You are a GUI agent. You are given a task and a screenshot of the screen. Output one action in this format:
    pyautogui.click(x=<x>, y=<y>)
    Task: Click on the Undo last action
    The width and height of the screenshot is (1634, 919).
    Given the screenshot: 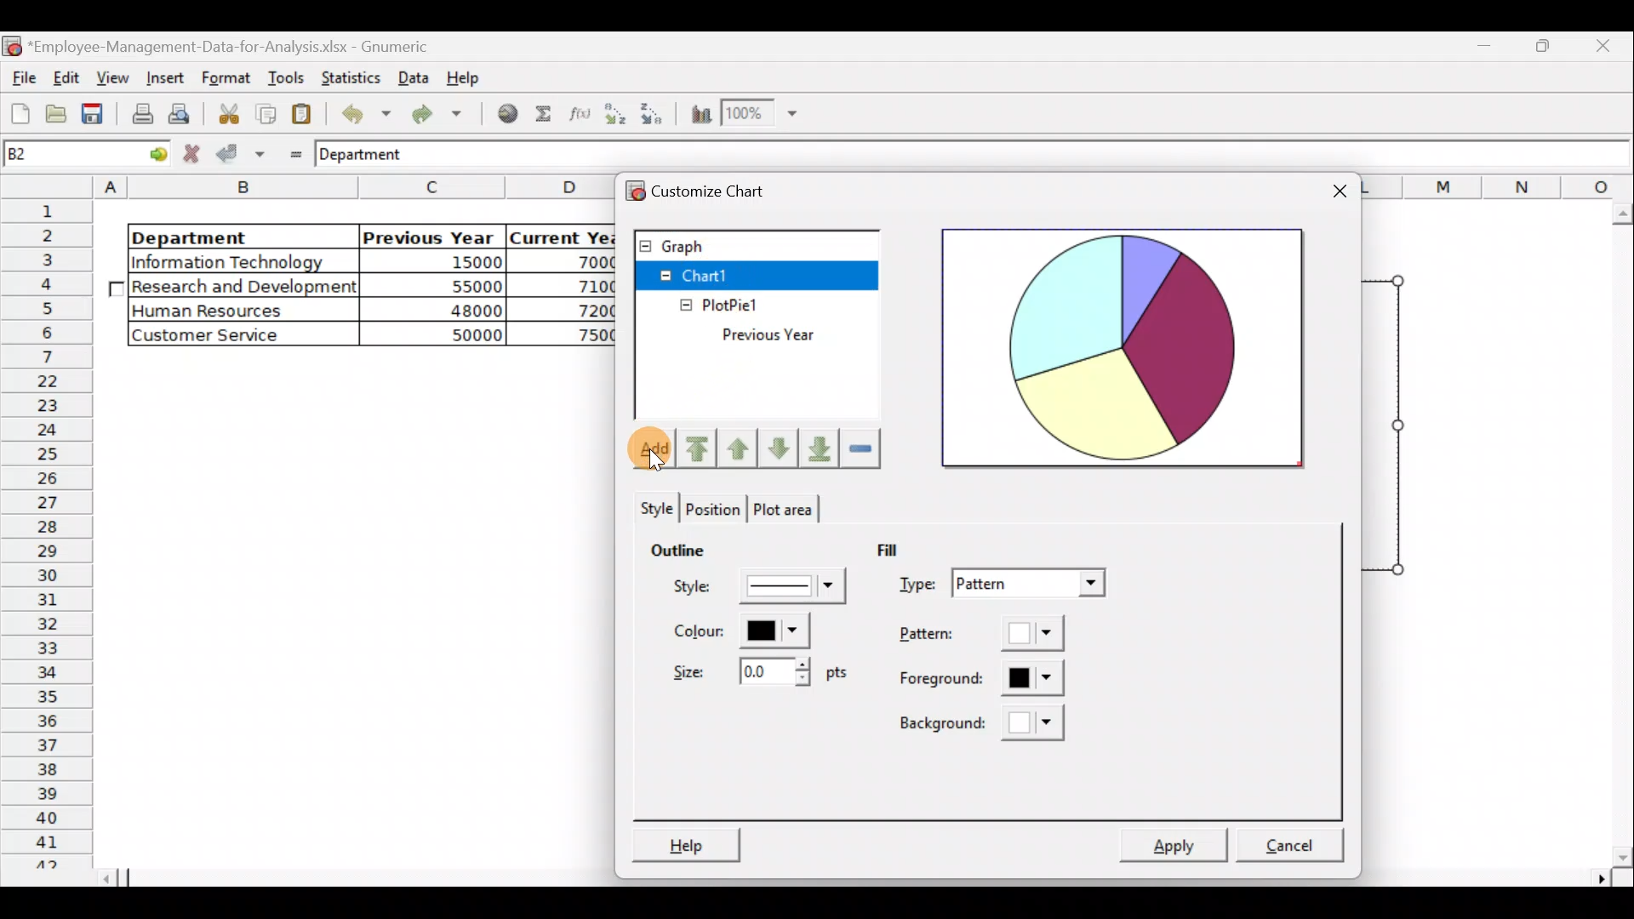 What is the action you would take?
    pyautogui.click(x=363, y=113)
    